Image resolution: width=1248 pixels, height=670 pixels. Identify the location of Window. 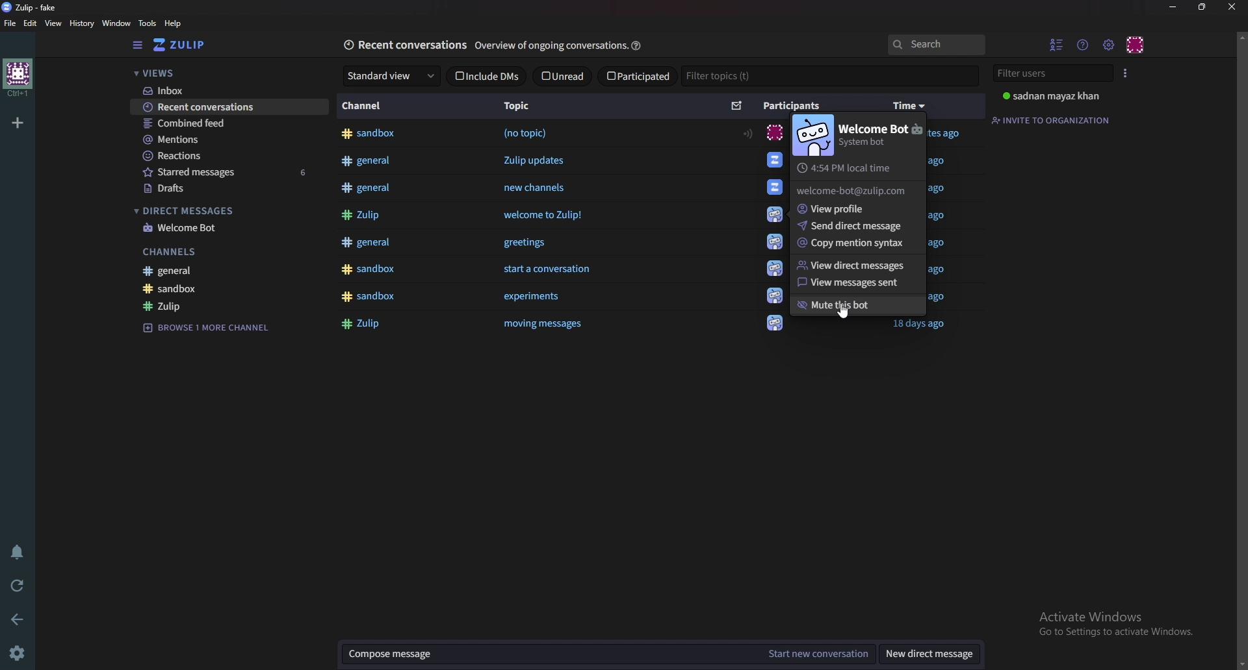
(116, 23).